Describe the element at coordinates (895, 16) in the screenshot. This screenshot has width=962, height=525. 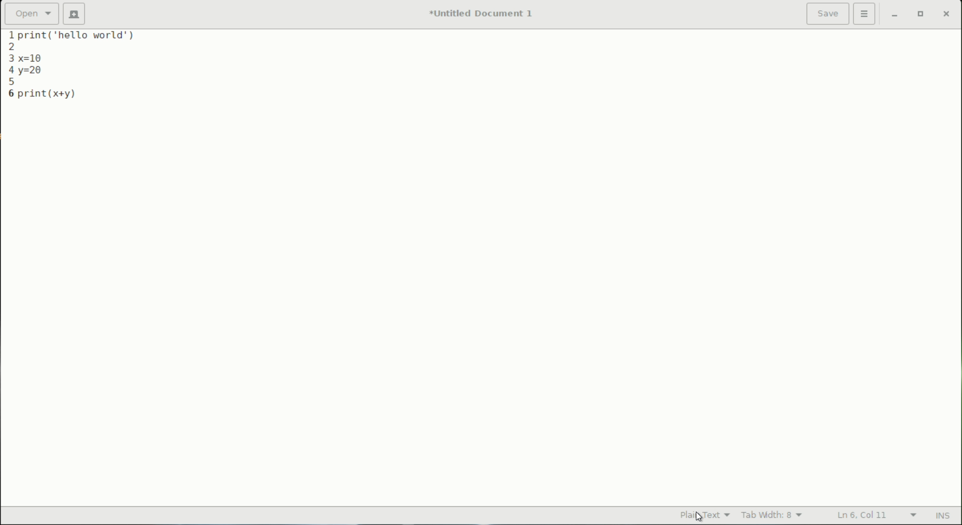
I see `minimize` at that location.